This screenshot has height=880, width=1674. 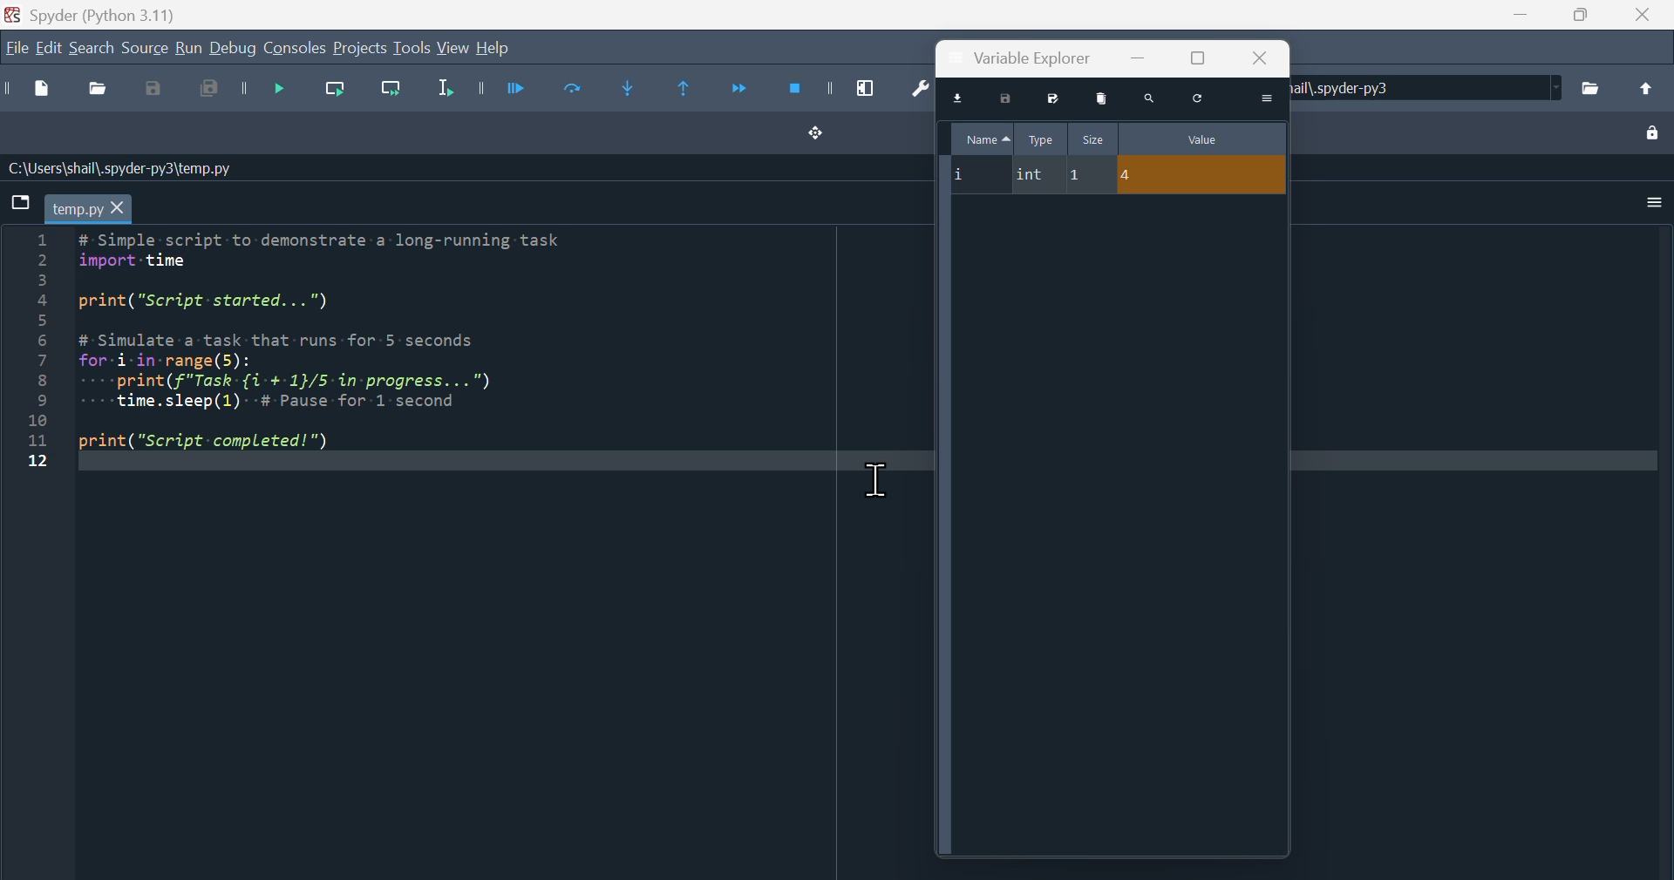 What do you see at coordinates (634, 90) in the screenshot?
I see `Step into function` at bounding box center [634, 90].